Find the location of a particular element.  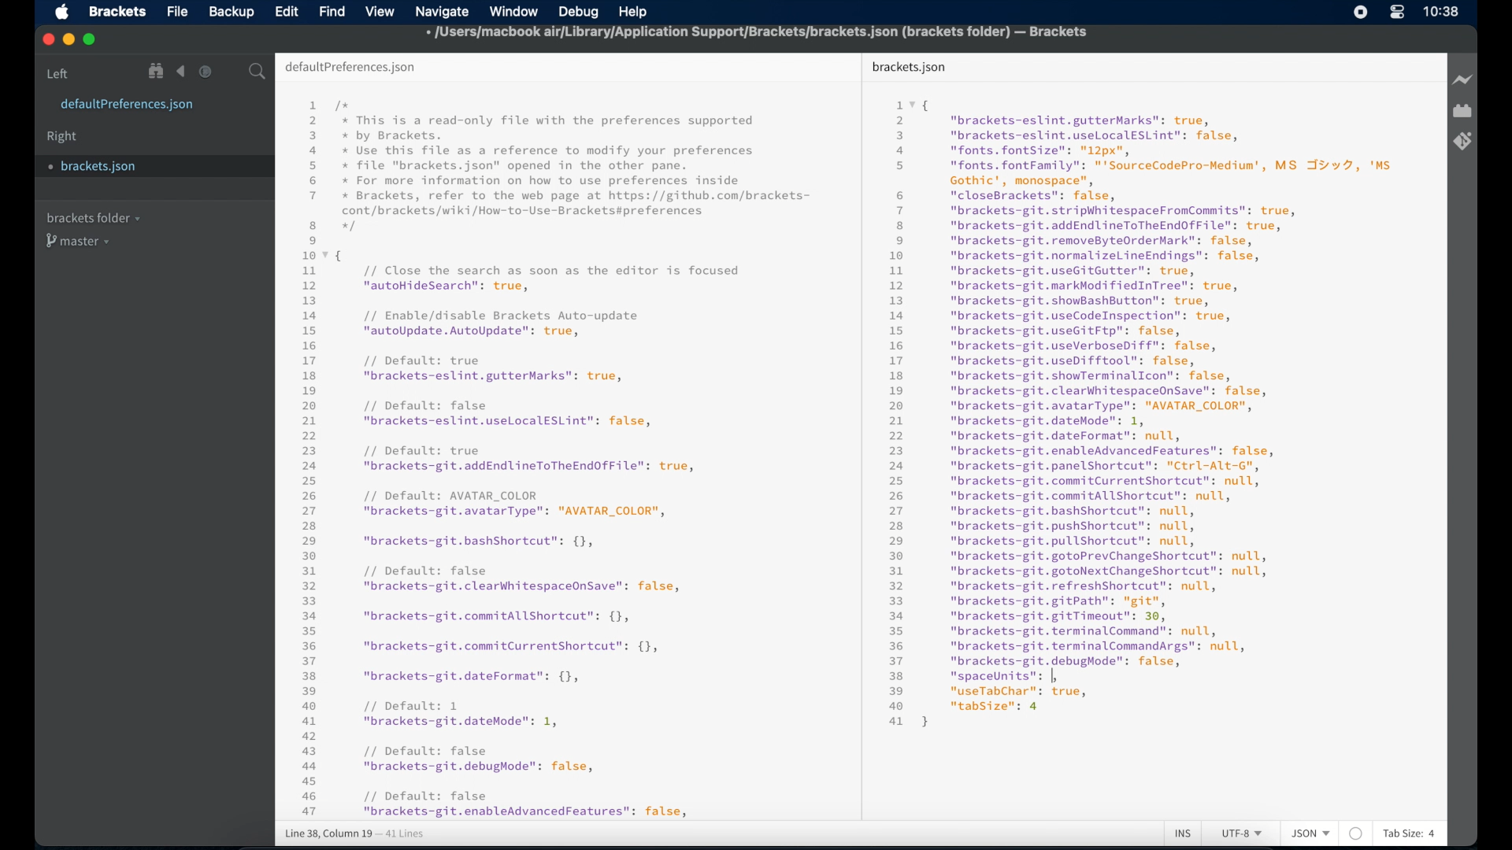

window is located at coordinates (514, 12).